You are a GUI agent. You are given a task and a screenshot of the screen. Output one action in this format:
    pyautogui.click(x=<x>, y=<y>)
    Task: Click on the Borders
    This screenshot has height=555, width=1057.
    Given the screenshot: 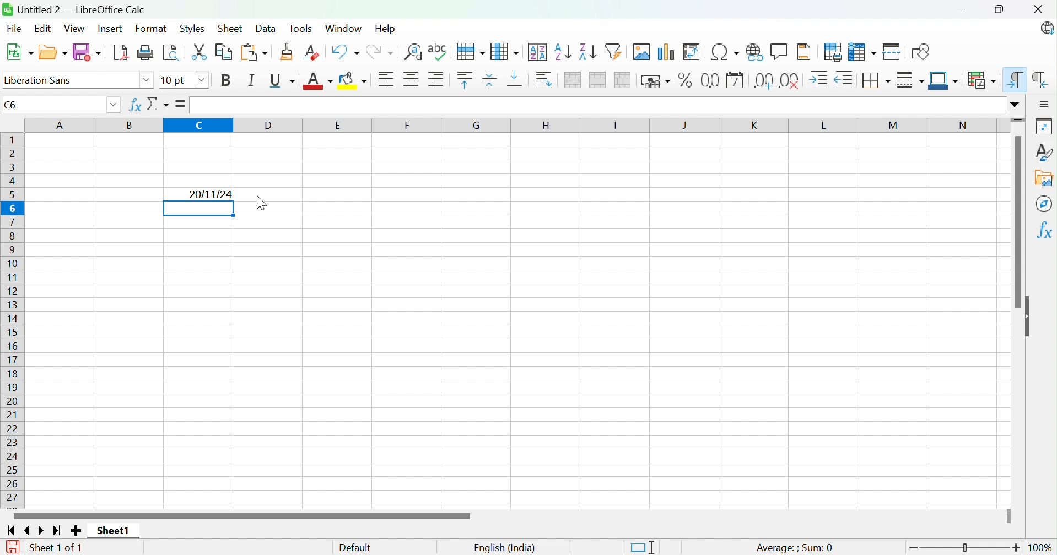 What is the action you would take?
    pyautogui.click(x=878, y=80)
    